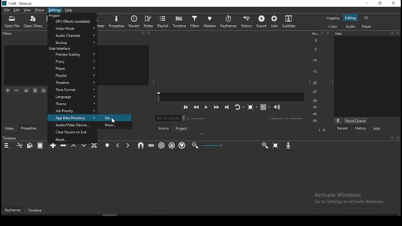 The width and height of the screenshot is (402, 226). Describe the element at coordinates (290, 21) in the screenshot. I see `subtitles` at that location.